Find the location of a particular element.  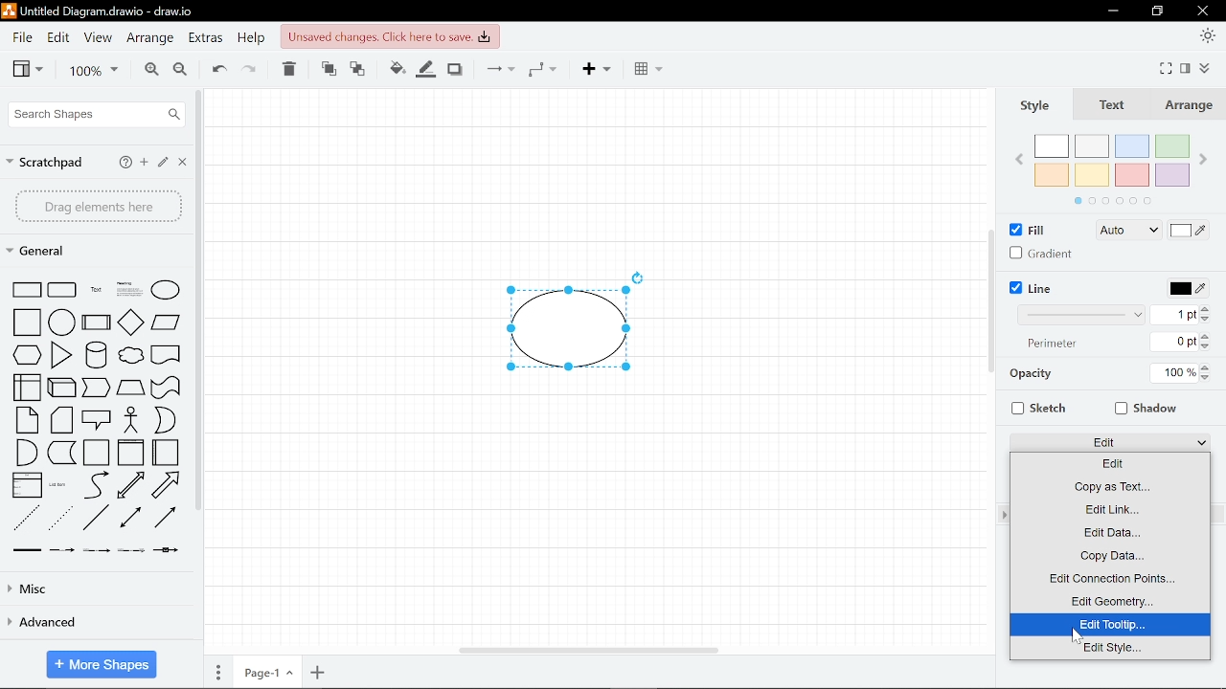

Fill color is located at coordinates (1190, 232).